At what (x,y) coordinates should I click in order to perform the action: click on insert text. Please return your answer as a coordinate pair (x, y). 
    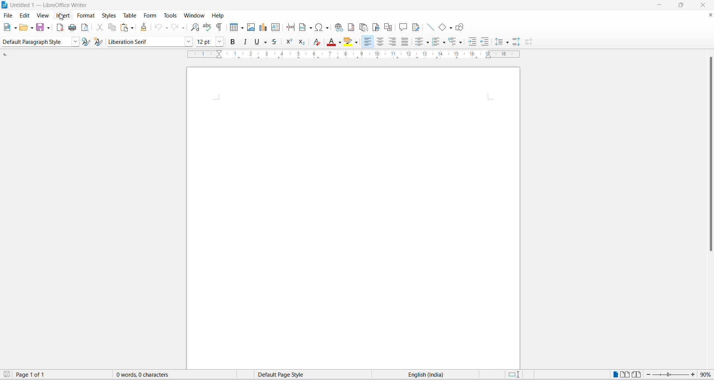
    Looking at the image, I should click on (275, 28).